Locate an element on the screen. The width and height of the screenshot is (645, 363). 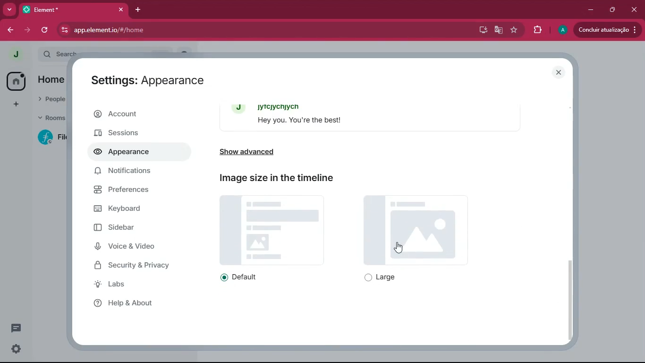
add tab is located at coordinates (140, 11).